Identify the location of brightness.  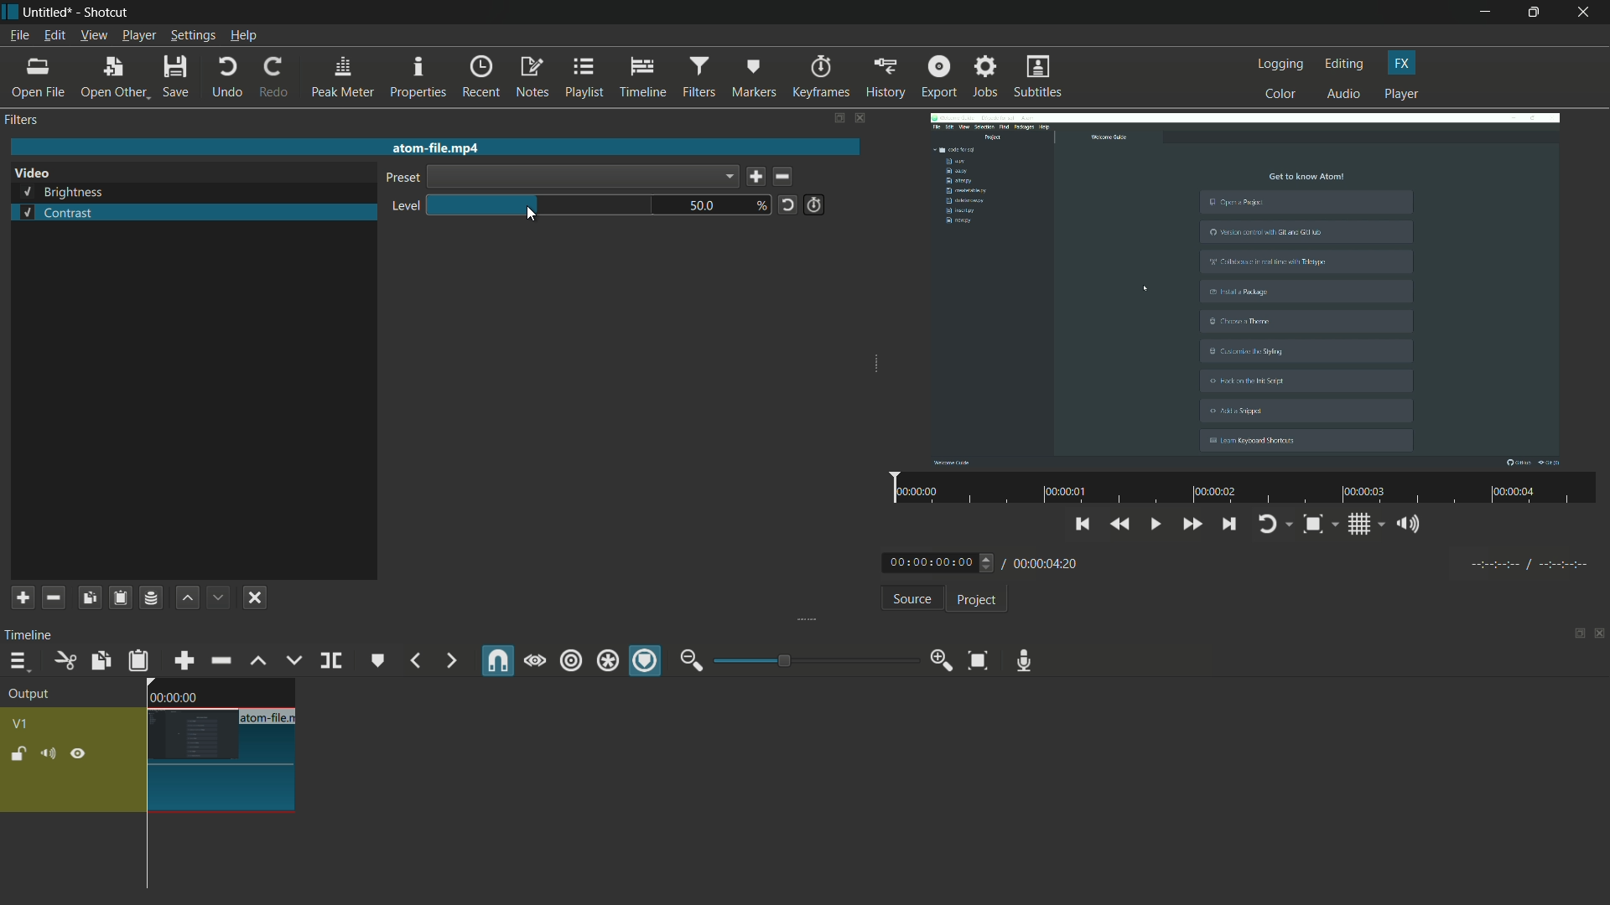
(64, 193).